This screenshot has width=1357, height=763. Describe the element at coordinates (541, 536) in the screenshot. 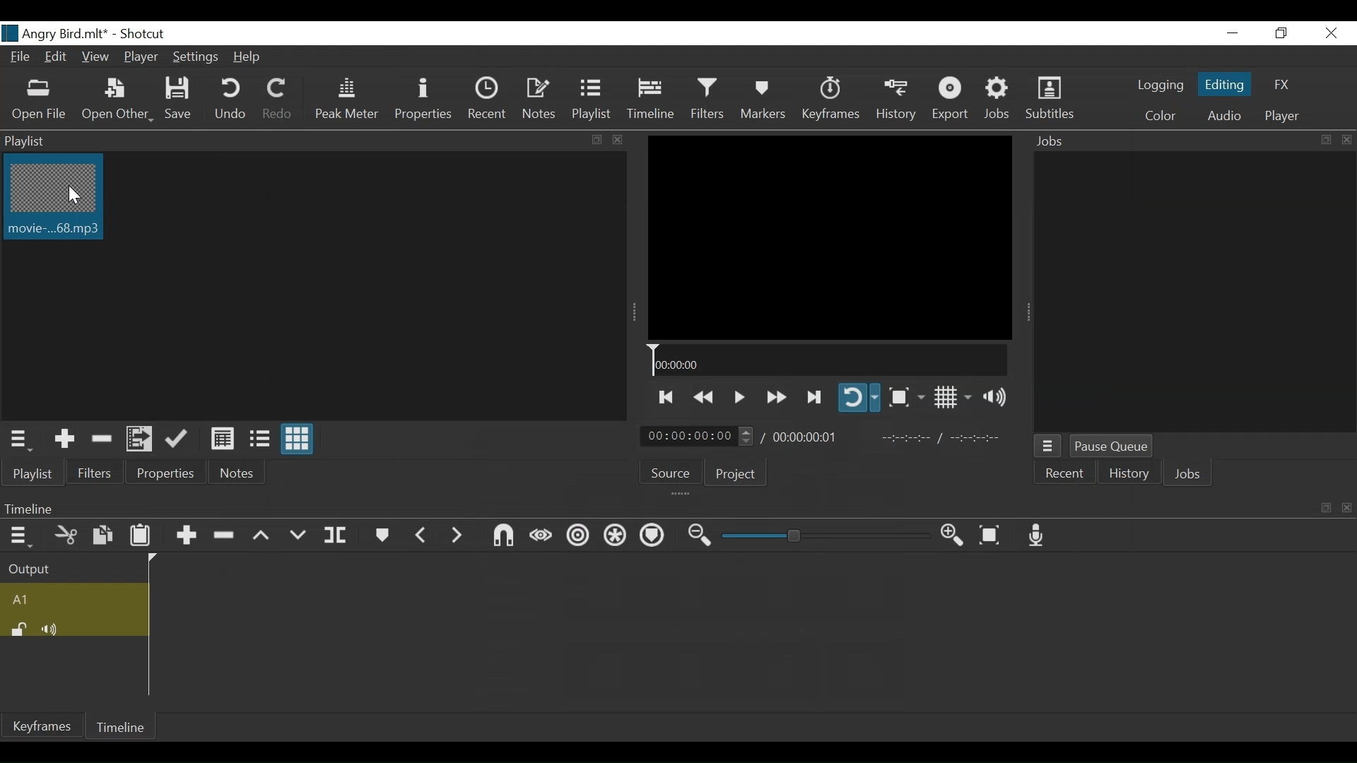

I see `Scrub while dragging` at that location.